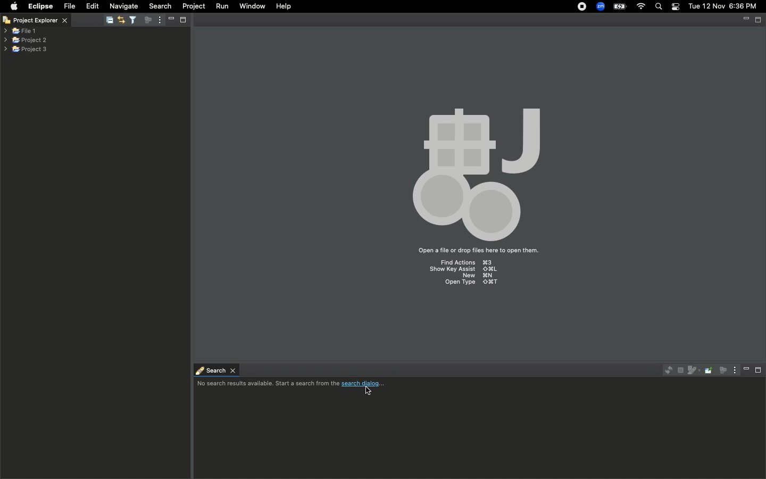 The width and height of the screenshot is (766, 479). Describe the element at coordinates (250, 6) in the screenshot. I see `Window` at that location.